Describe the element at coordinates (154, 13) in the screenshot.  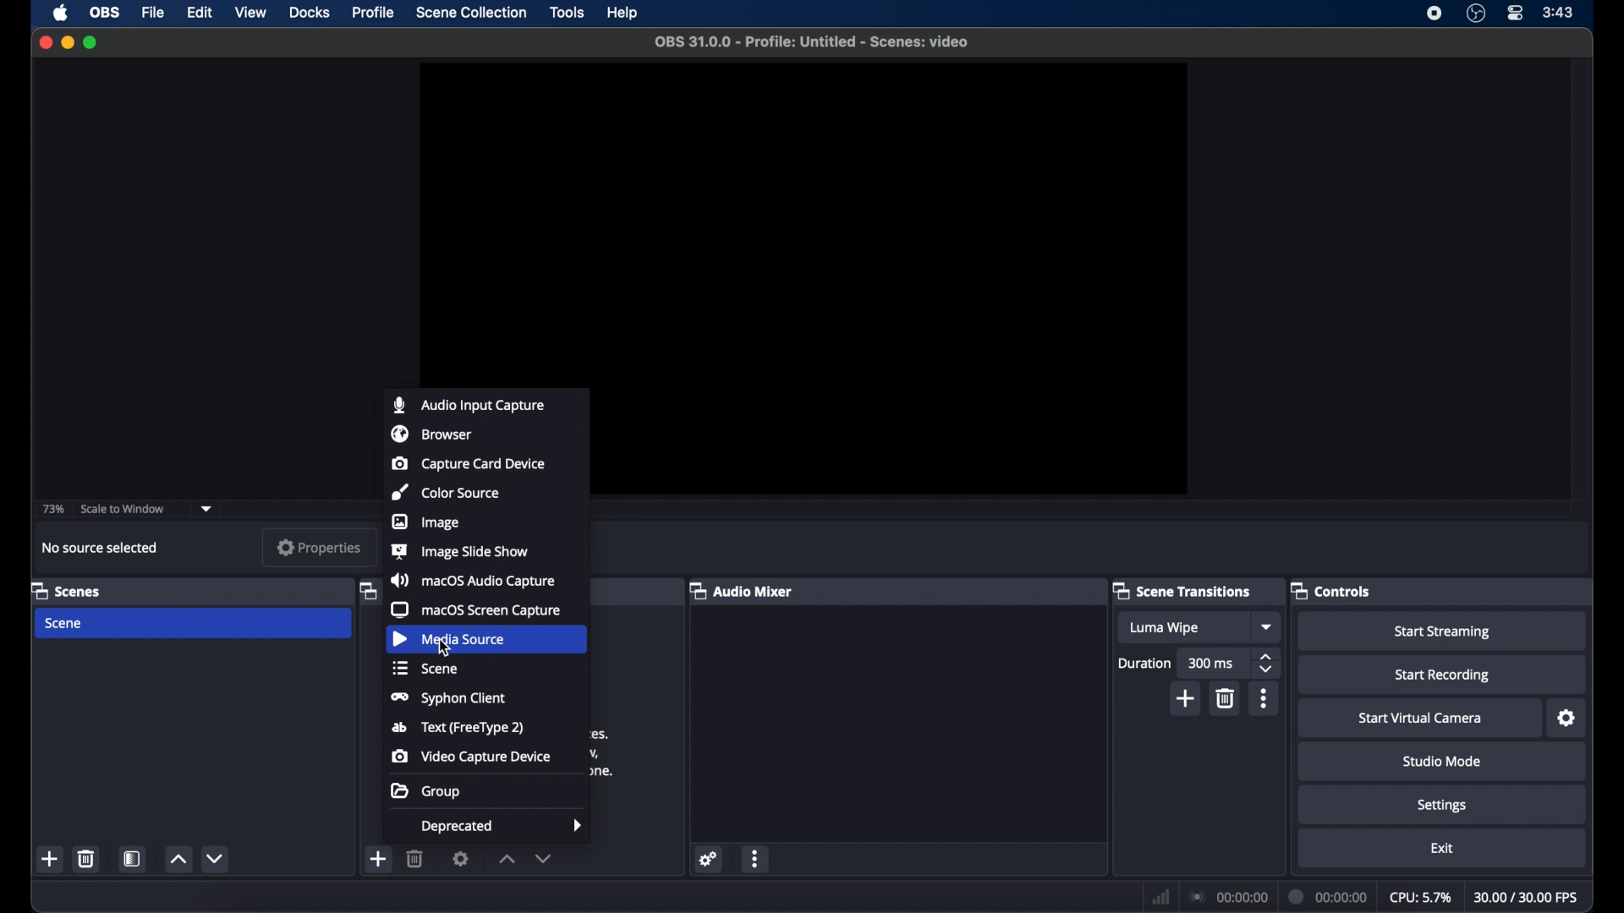
I see `file` at that location.